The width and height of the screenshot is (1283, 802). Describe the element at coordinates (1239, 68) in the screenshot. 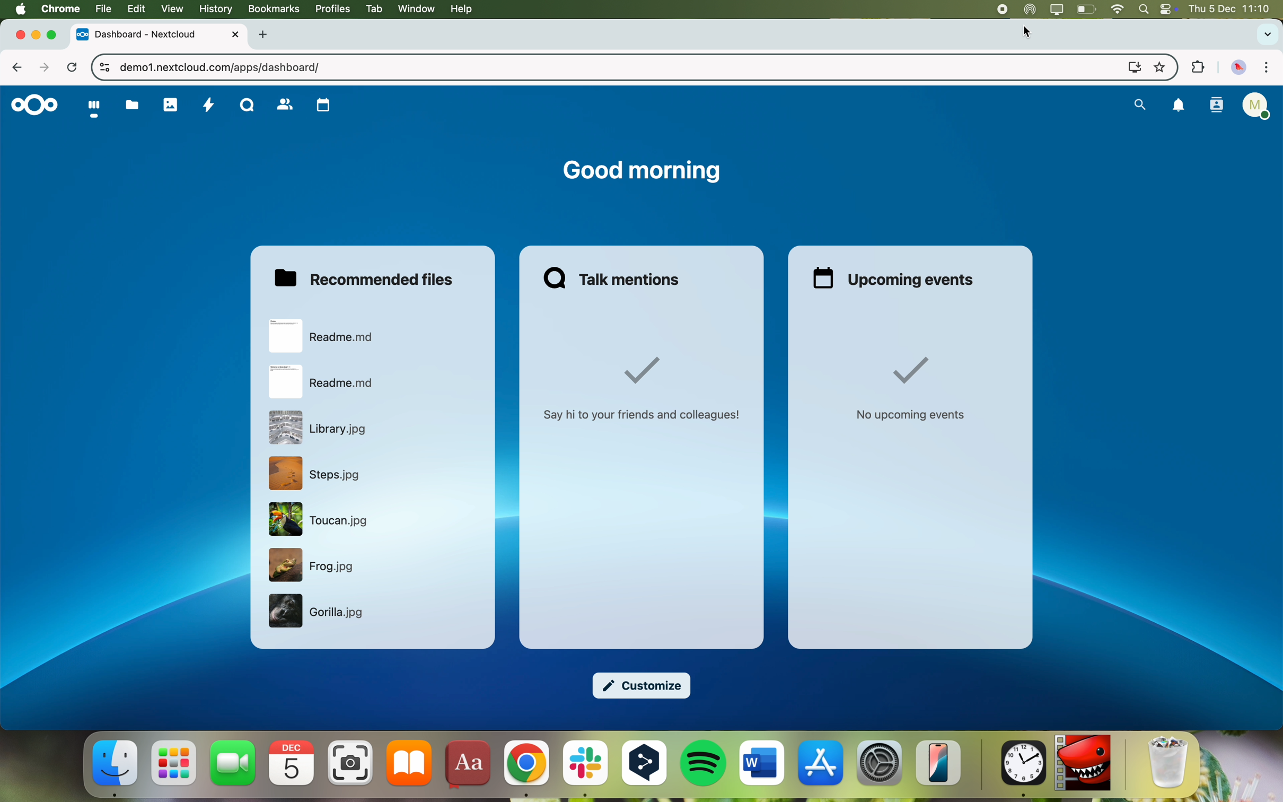

I see `profile picture` at that location.